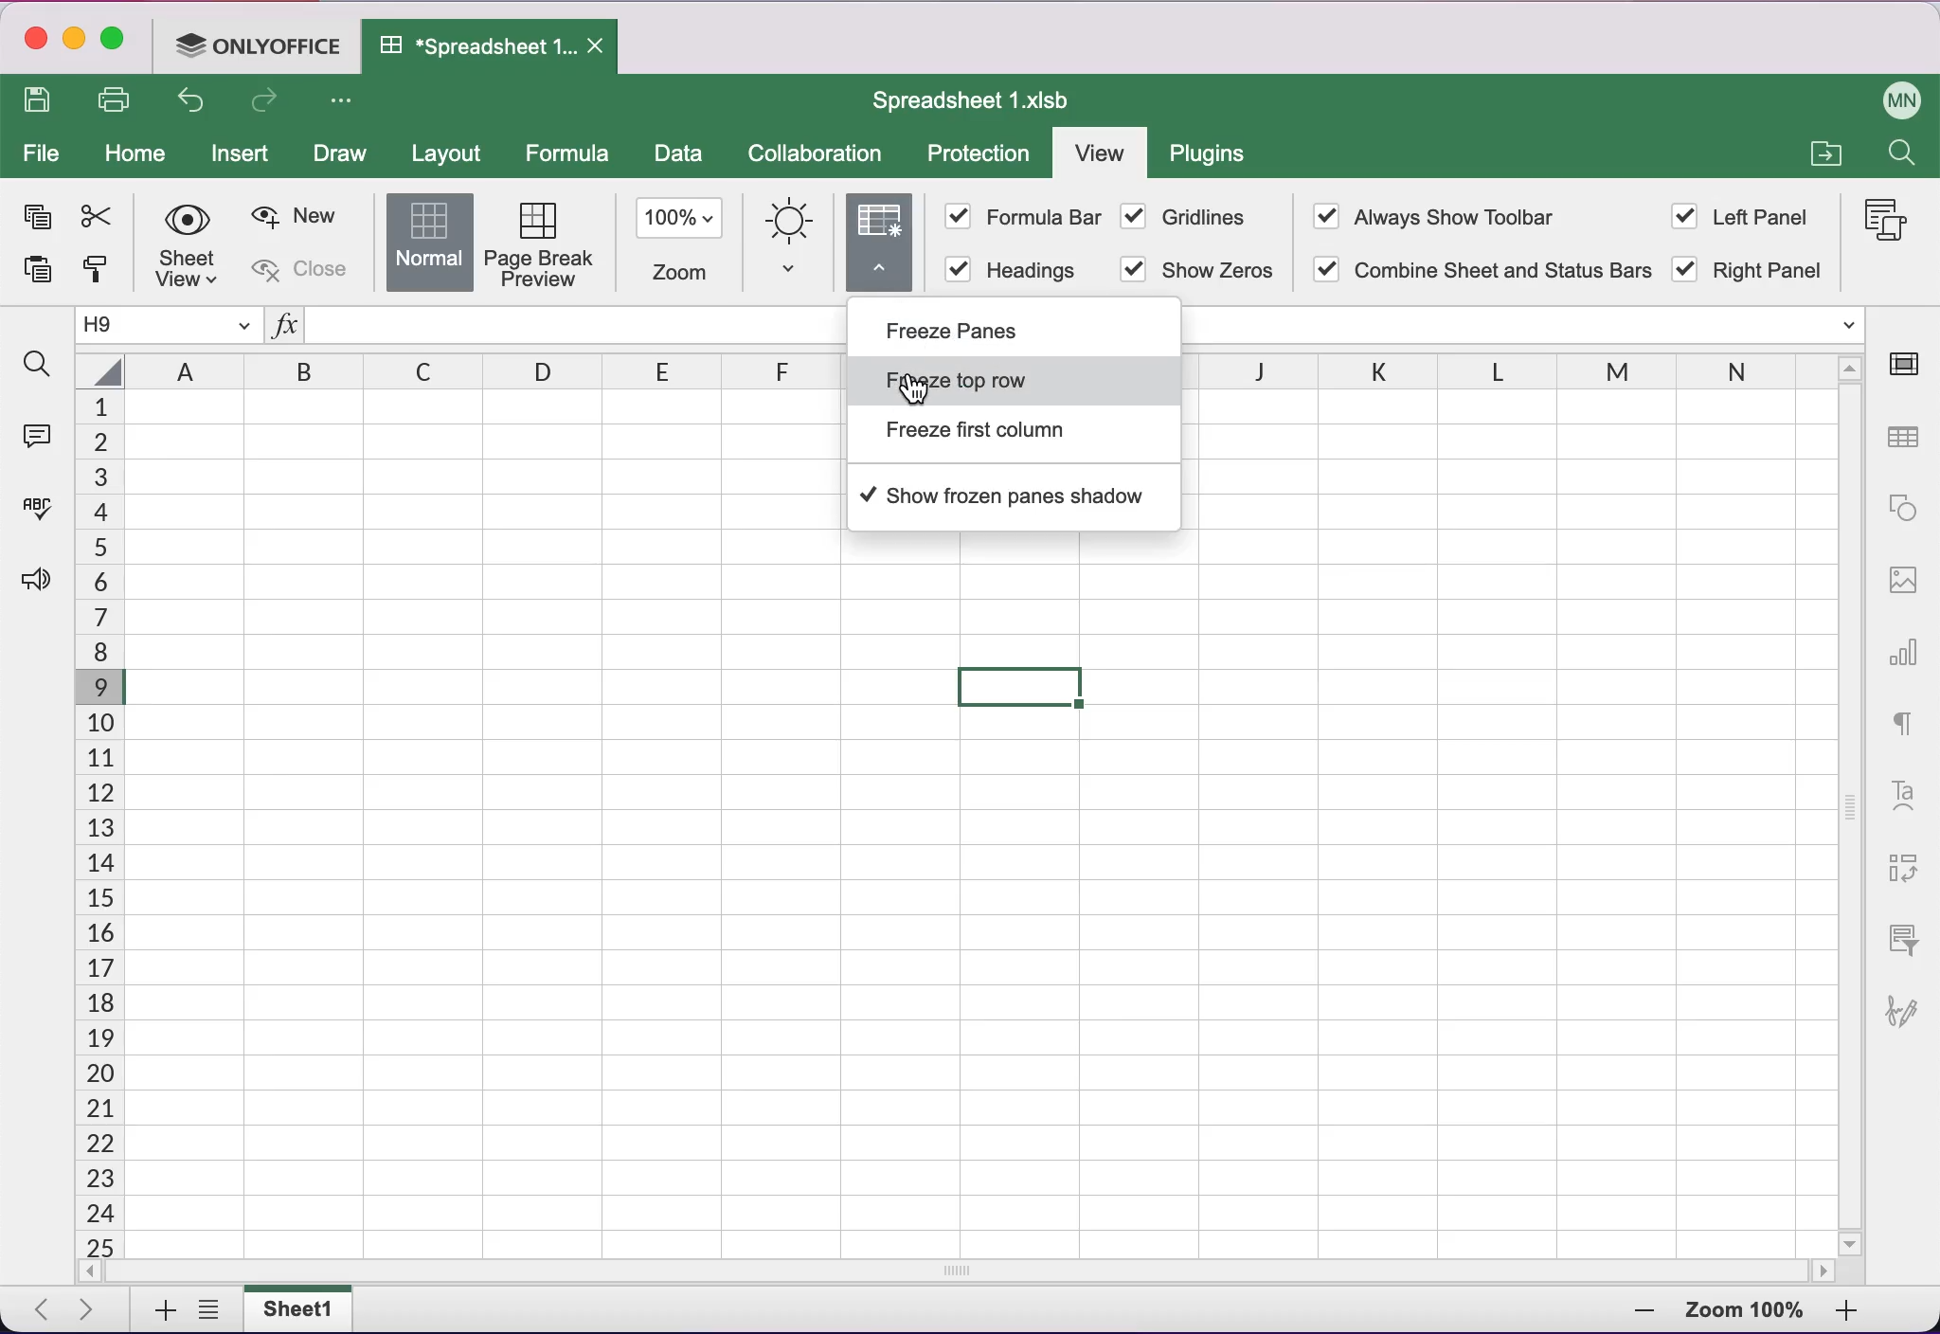 This screenshot has height=1334, width=1940. I want to click on formula bar, so click(1023, 220).